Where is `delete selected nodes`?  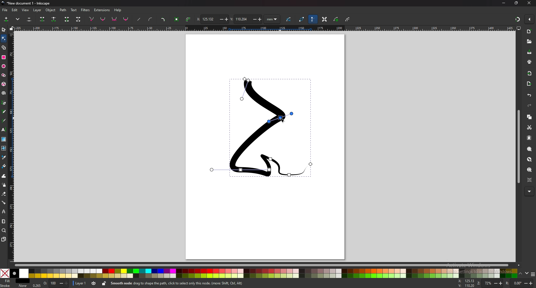
delete selected nodes is located at coordinates (29, 20).